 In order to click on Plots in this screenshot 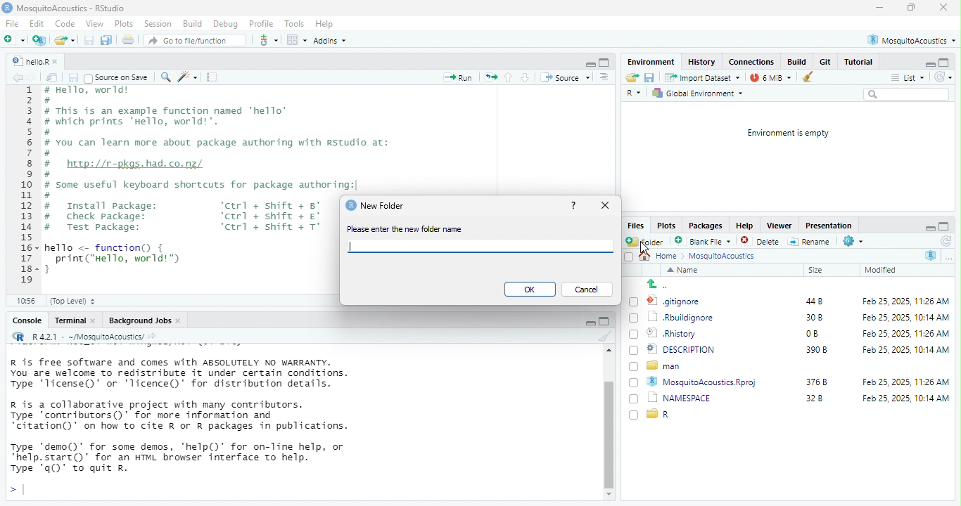, I will do `click(123, 25)`.